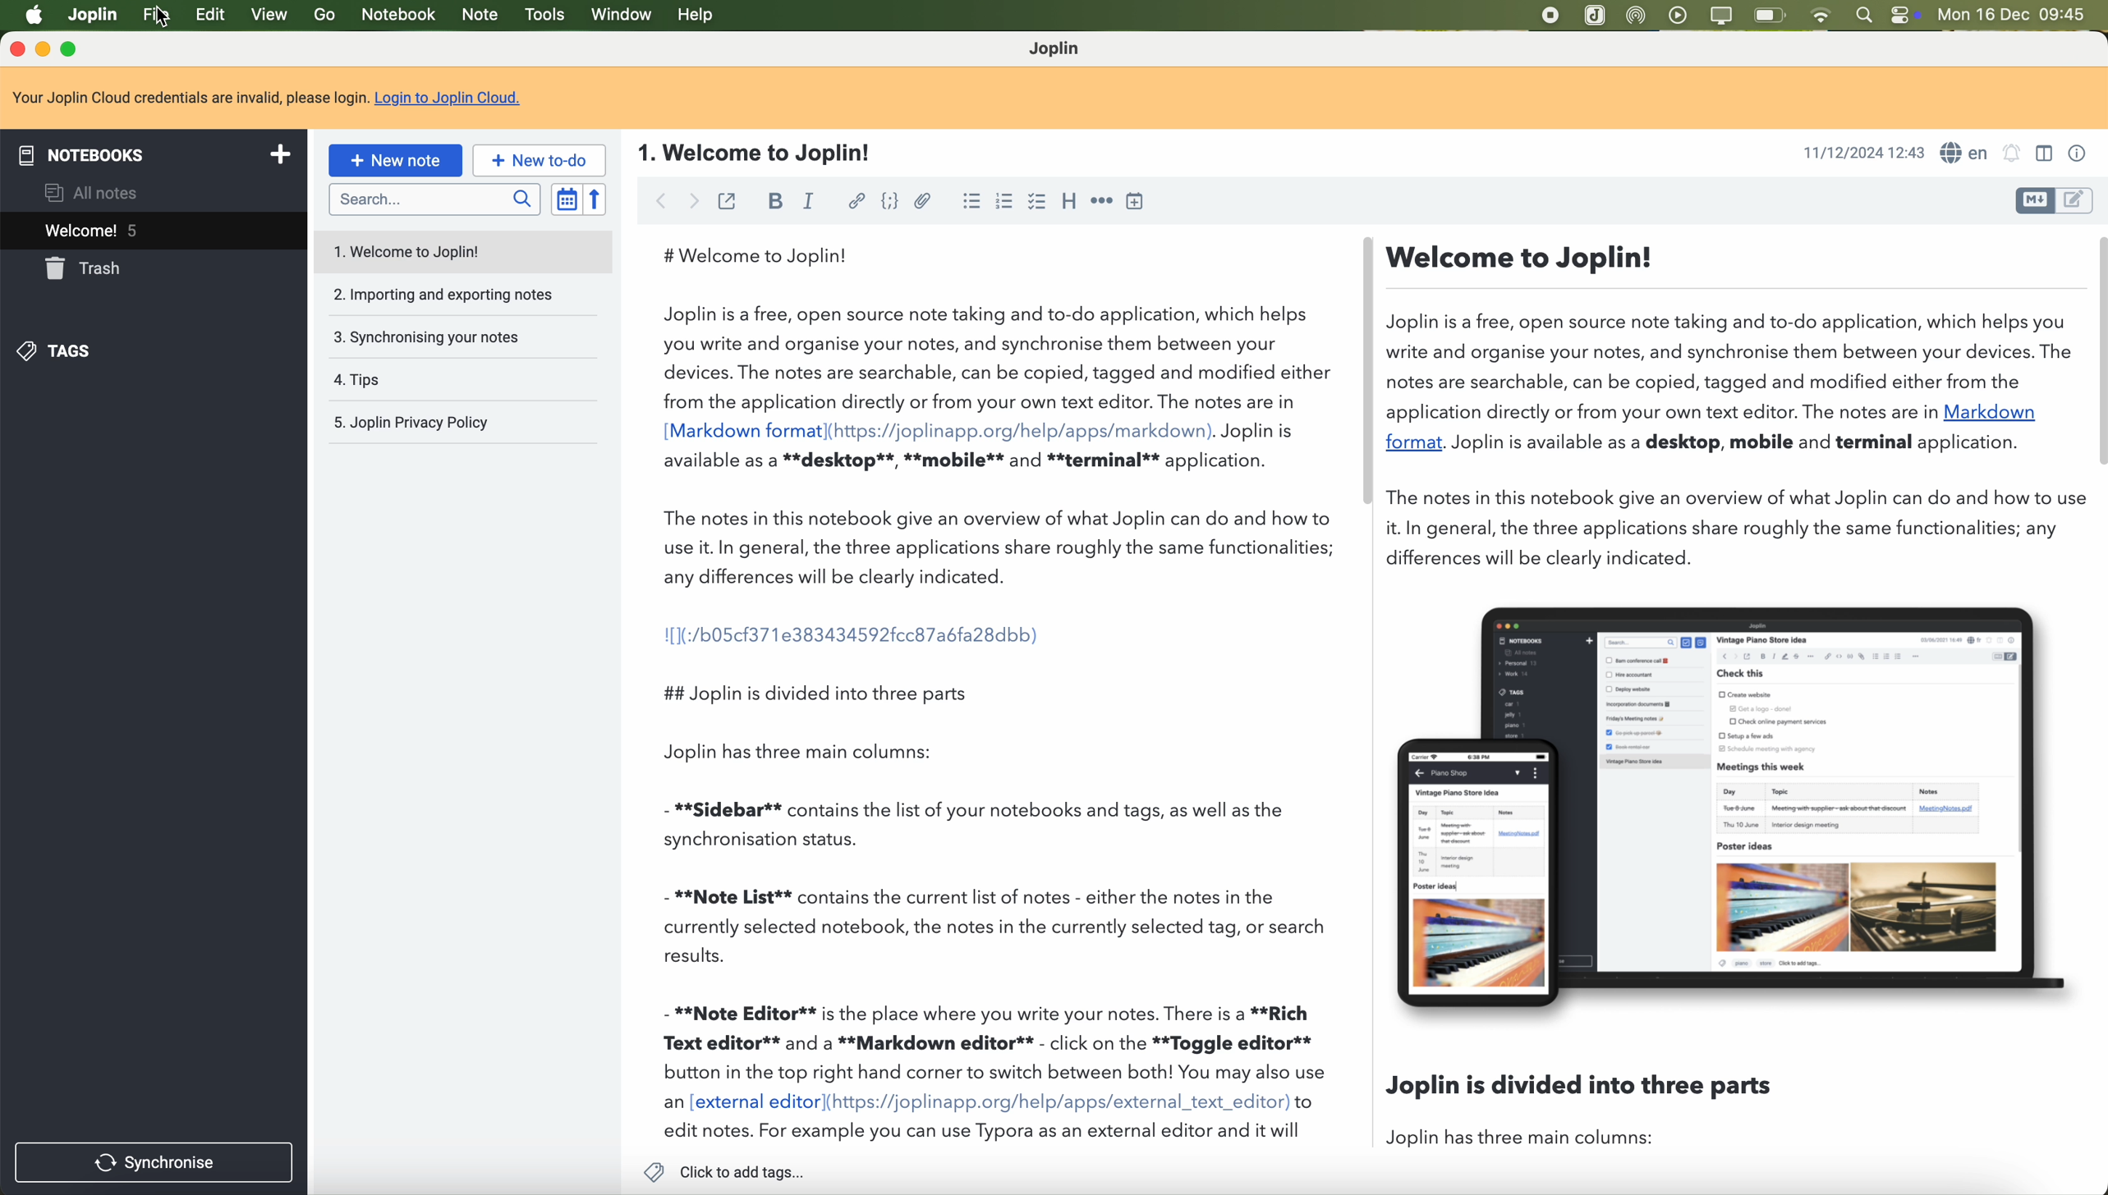 This screenshot has width=2108, height=1195. Describe the element at coordinates (96, 190) in the screenshot. I see `all notes` at that location.